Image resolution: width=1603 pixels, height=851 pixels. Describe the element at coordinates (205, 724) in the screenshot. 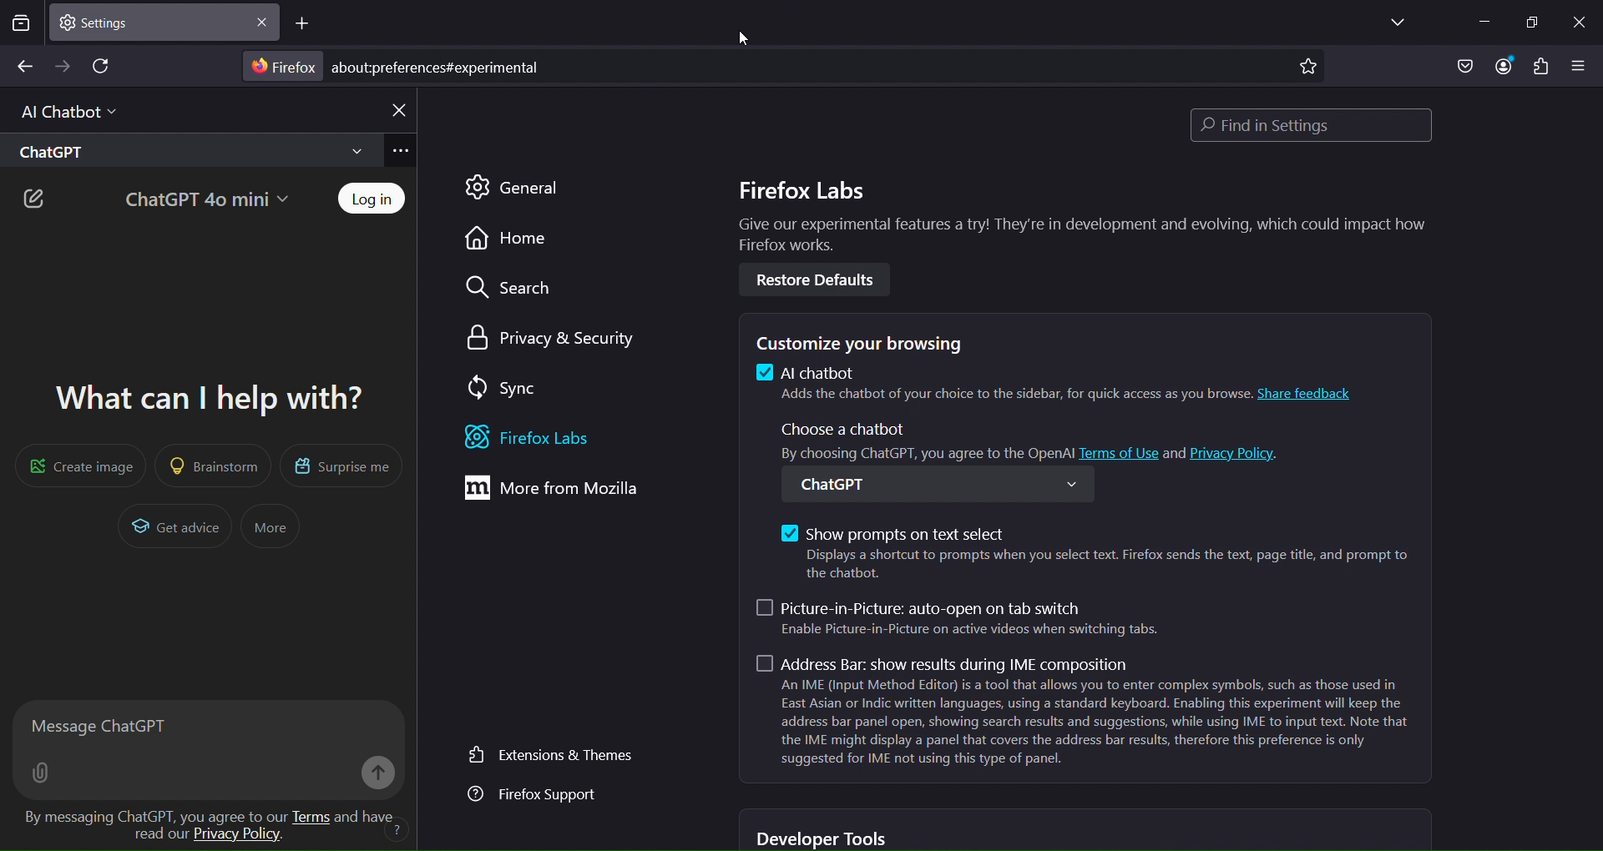

I see `Message ChatGPT` at that location.